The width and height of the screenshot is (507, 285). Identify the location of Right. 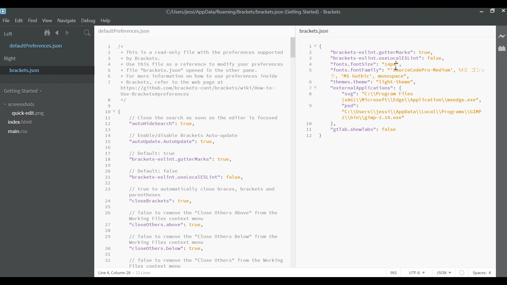
(10, 59).